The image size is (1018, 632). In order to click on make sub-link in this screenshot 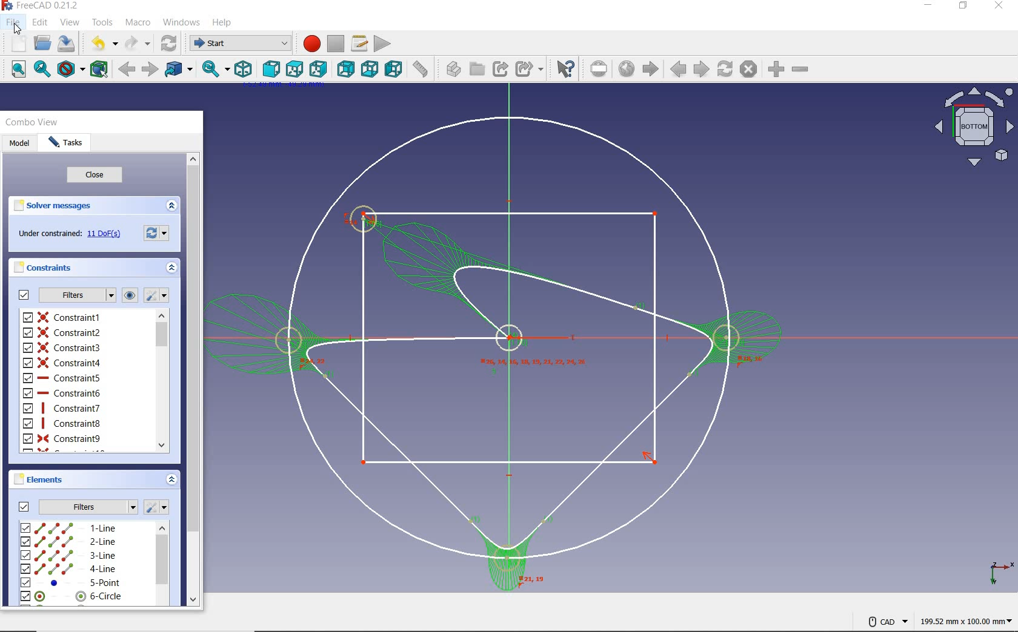, I will do `click(529, 68)`.